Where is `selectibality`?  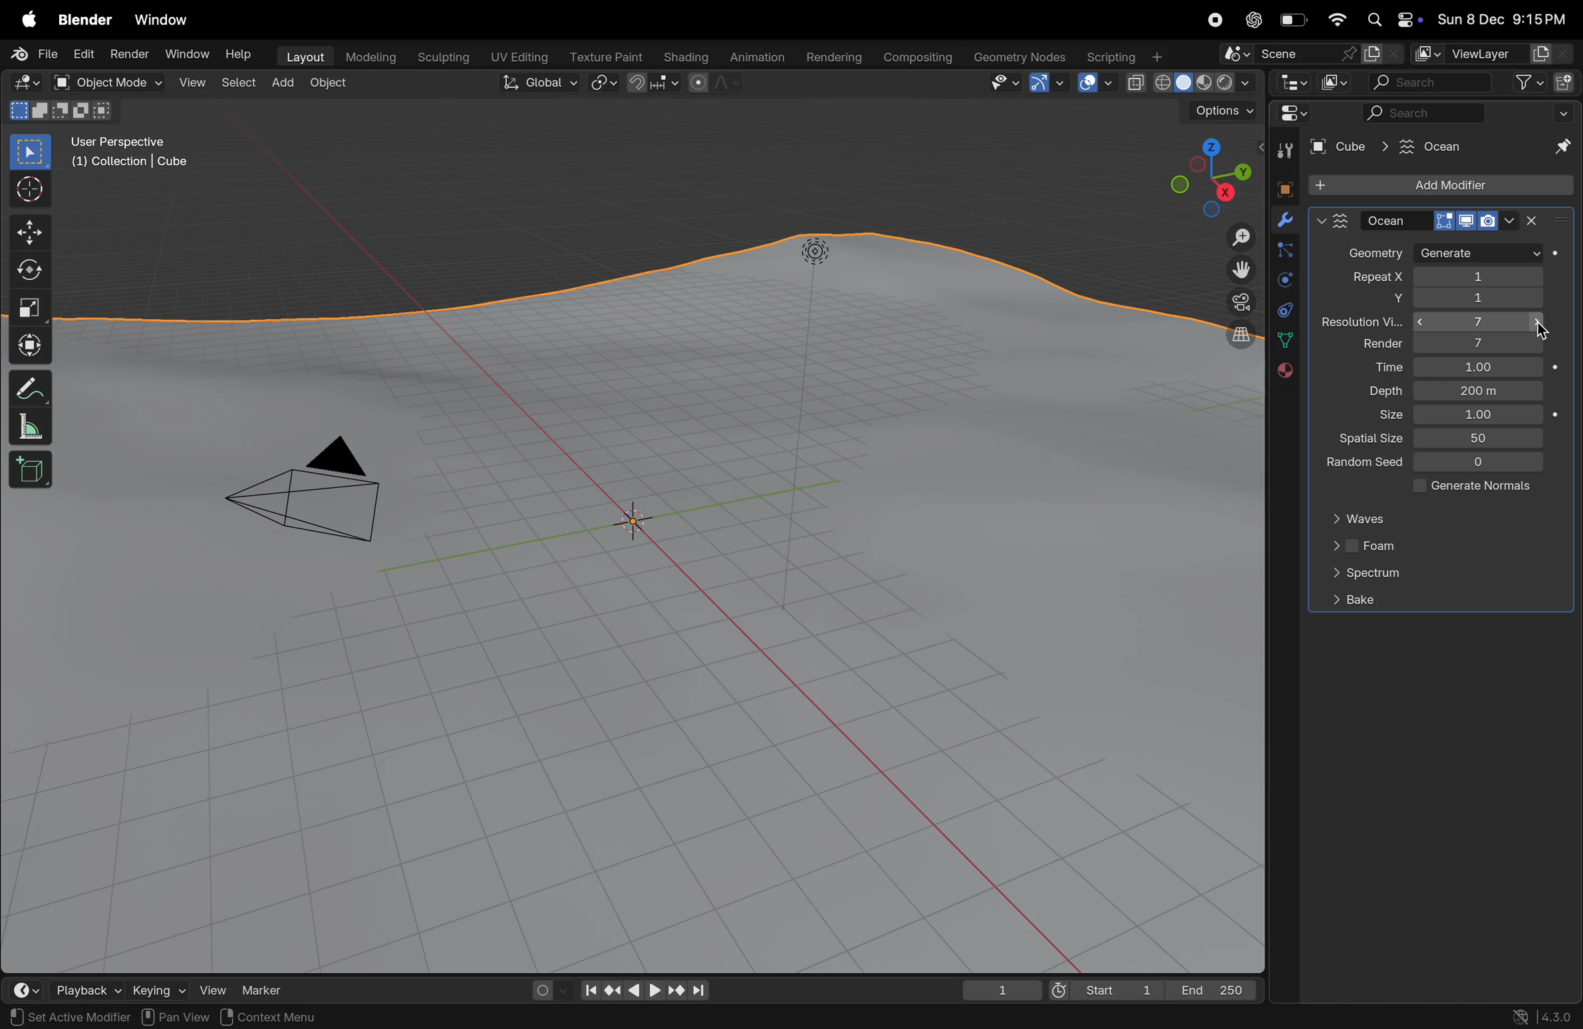 selectibality is located at coordinates (1000, 82).